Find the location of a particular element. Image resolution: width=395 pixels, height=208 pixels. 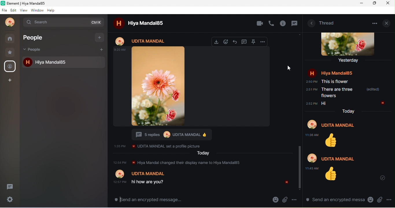

thread is located at coordinates (245, 43).